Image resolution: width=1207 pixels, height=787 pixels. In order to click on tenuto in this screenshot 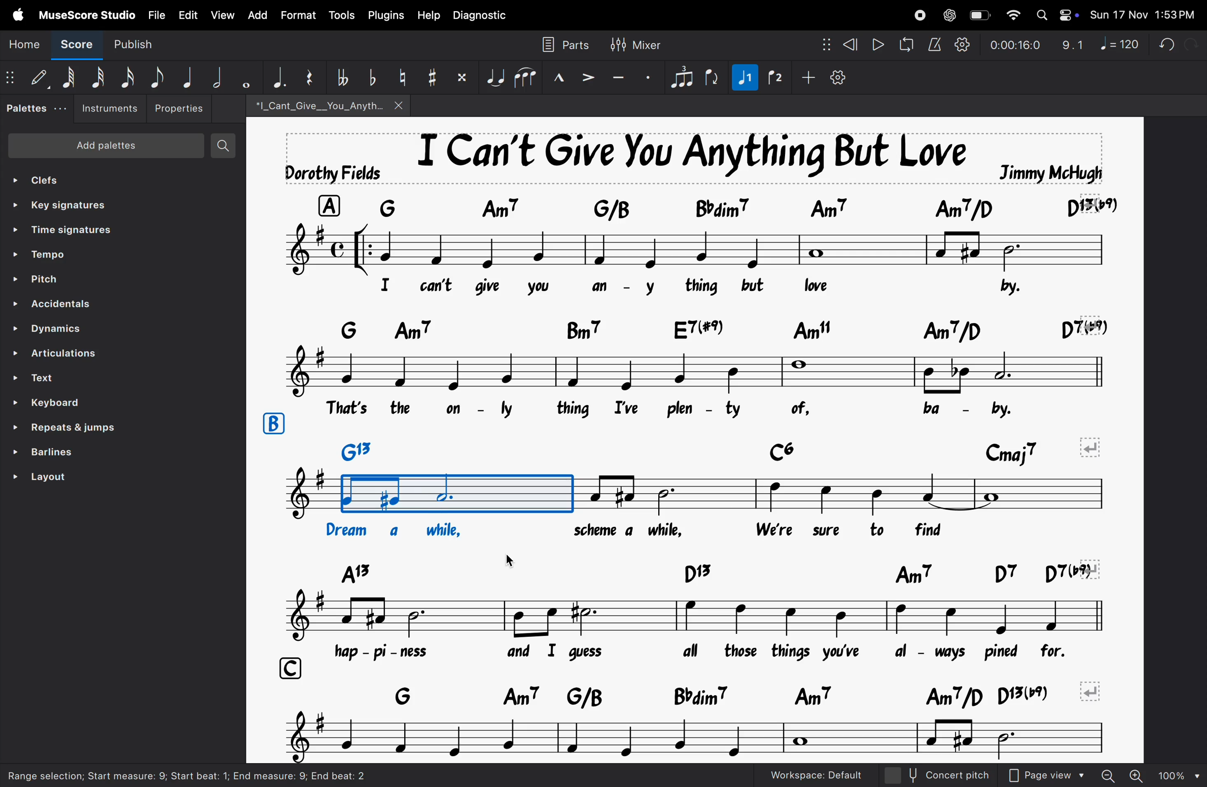, I will do `click(620, 75)`.